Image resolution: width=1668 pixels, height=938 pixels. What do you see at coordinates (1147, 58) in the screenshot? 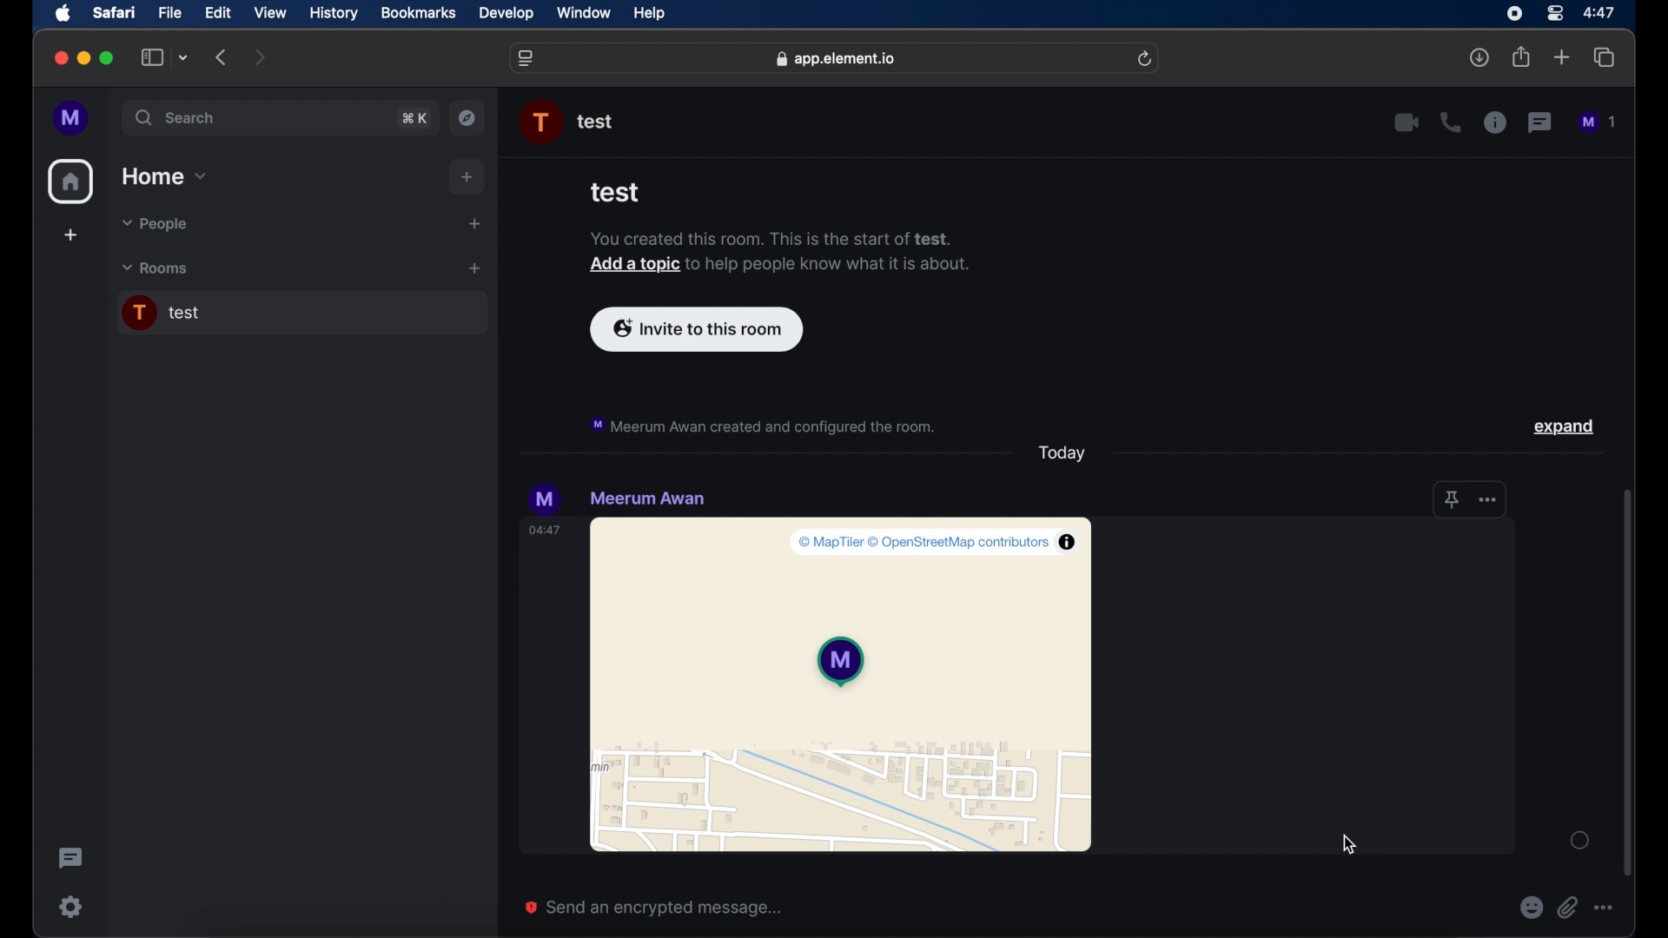
I see `refresh` at bounding box center [1147, 58].